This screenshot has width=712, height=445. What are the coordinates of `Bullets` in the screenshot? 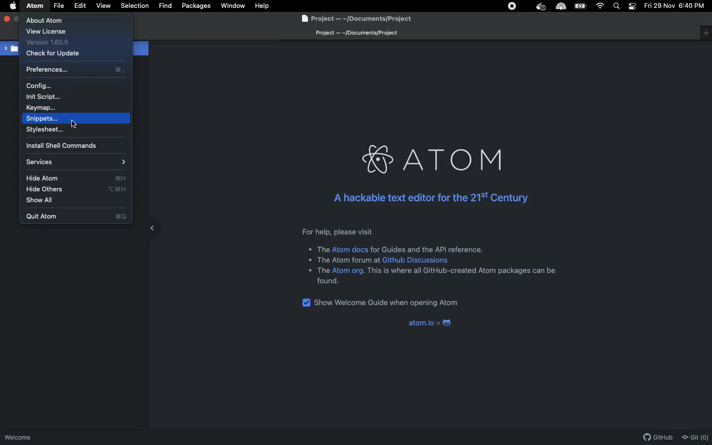 It's located at (308, 260).